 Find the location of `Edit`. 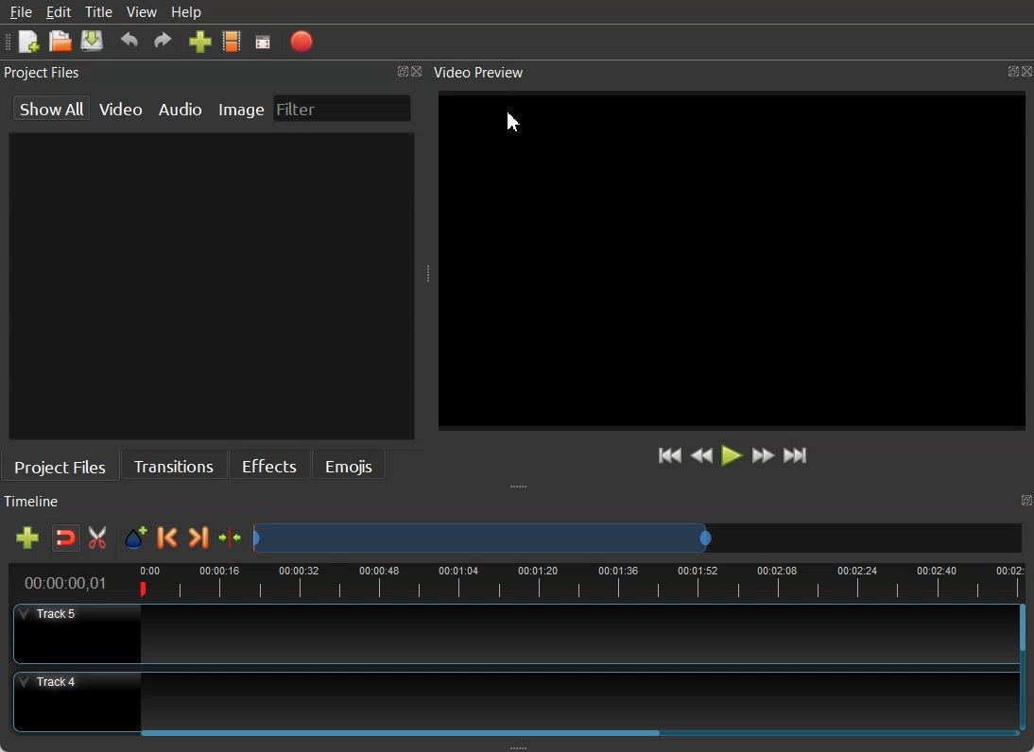

Edit is located at coordinates (60, 10).